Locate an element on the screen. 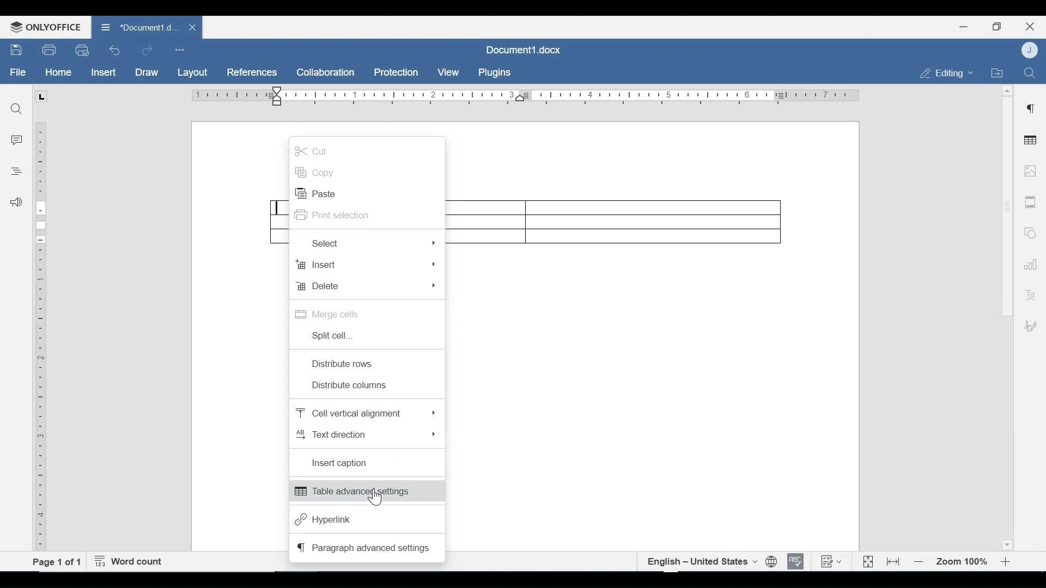 The image size is (1046, 588). Word Count is located at coordinates (131, 562).